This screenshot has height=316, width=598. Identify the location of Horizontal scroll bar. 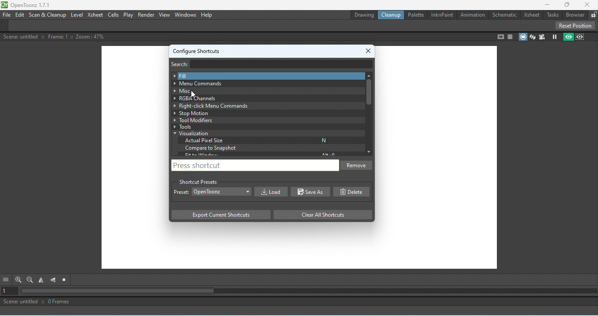
(309, 291).